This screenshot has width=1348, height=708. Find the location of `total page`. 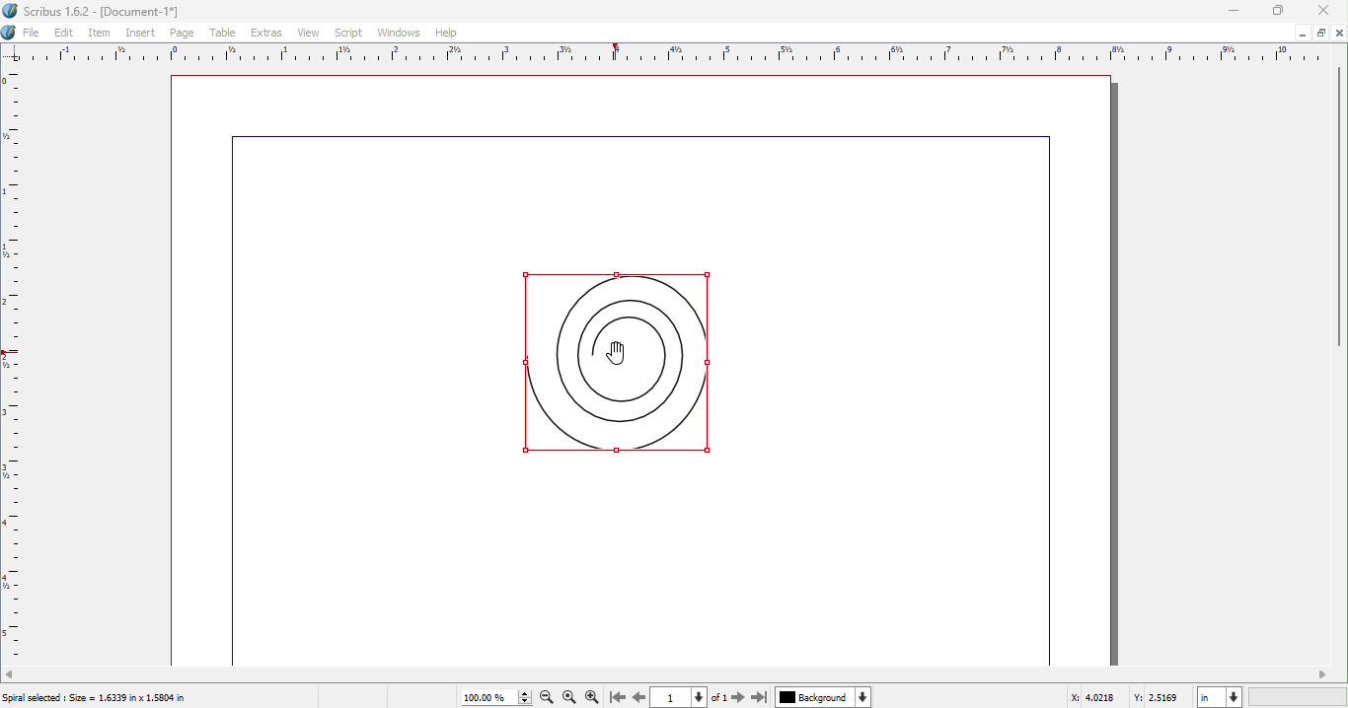

total page is located at coordinates (719, 697).